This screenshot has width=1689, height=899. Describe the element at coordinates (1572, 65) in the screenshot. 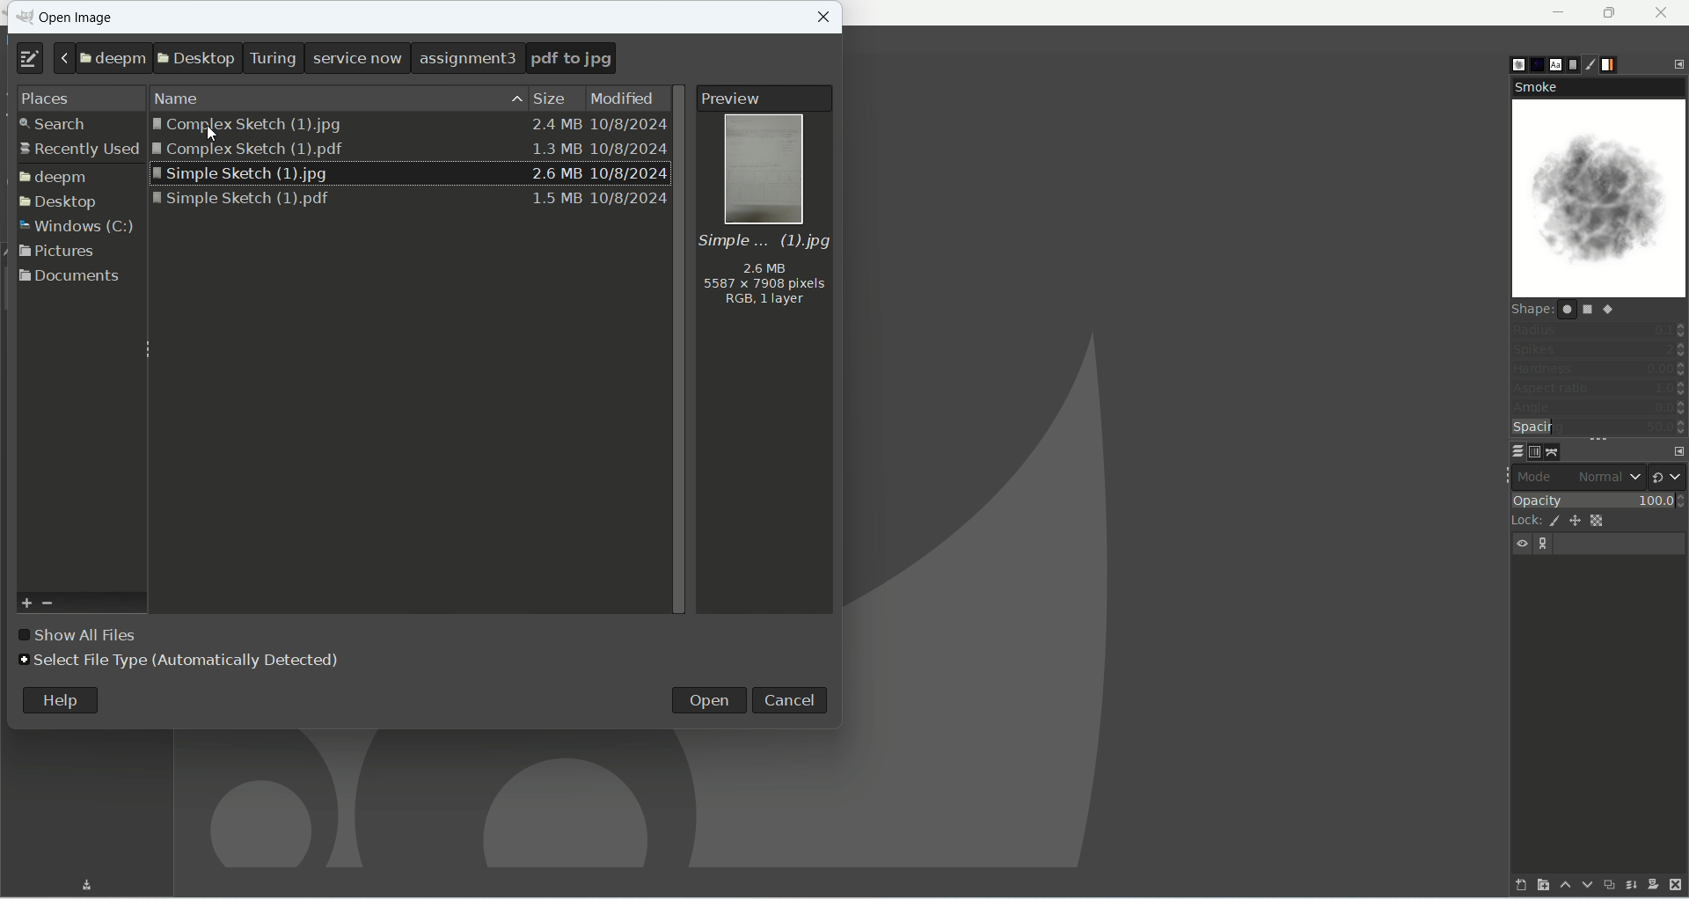

I see `document history` at that location.